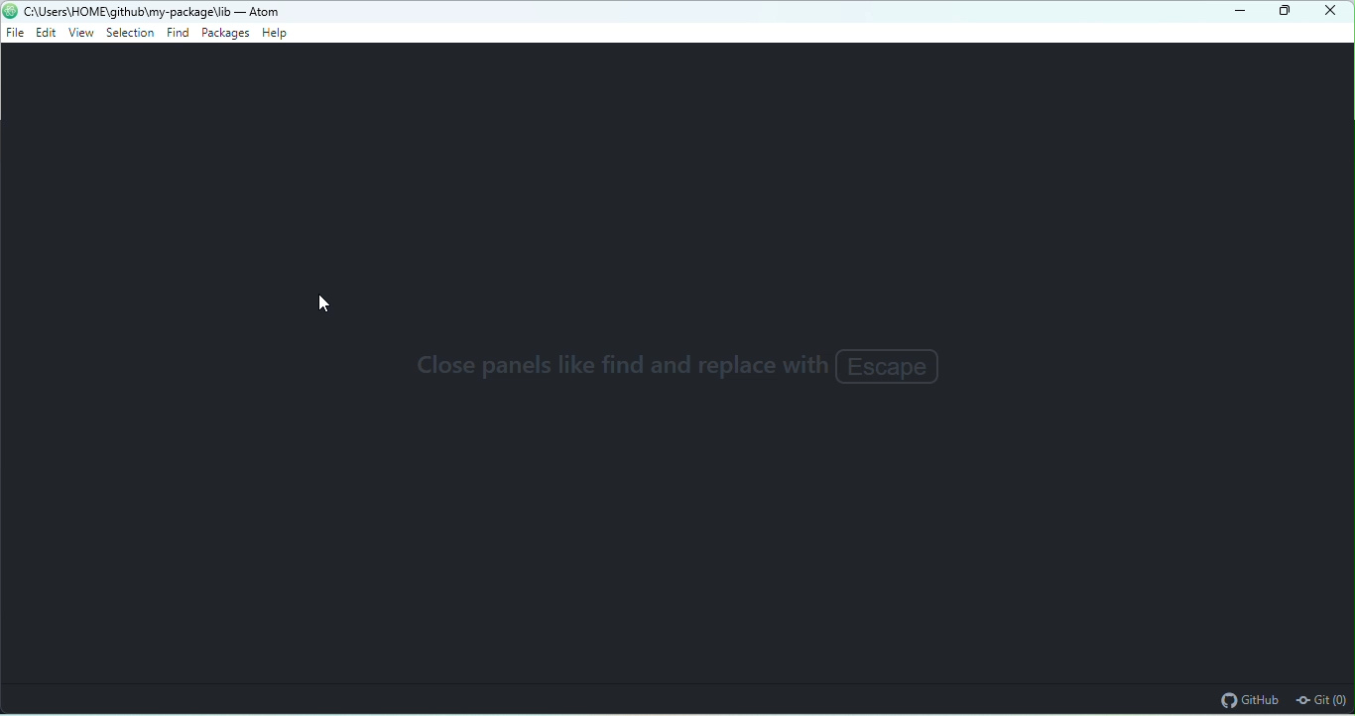 The image size is (1355, 716). Describe the element at coordinates (1250, 699) in the screenshot. I see `github` at that location.